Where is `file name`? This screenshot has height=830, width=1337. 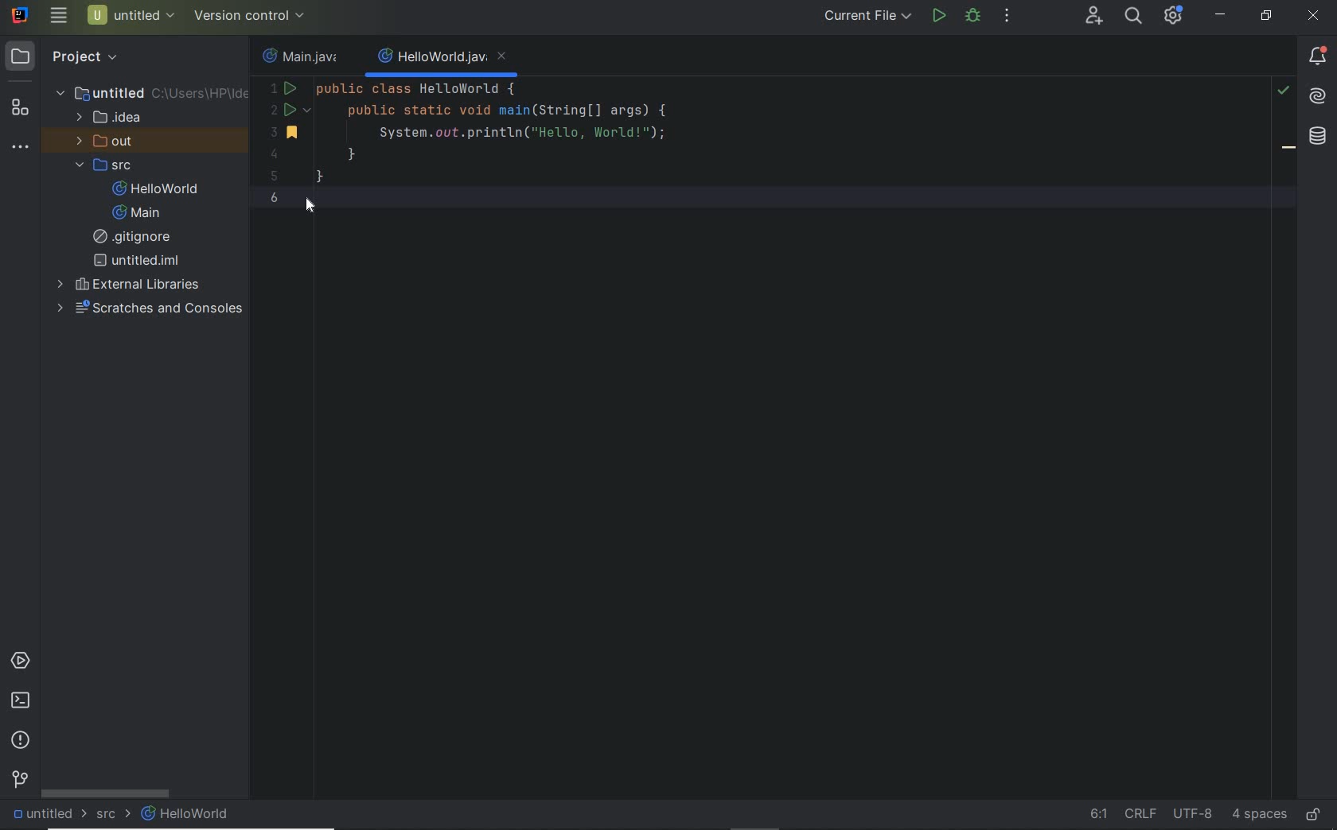
file name is located at coordinates (304, 55).